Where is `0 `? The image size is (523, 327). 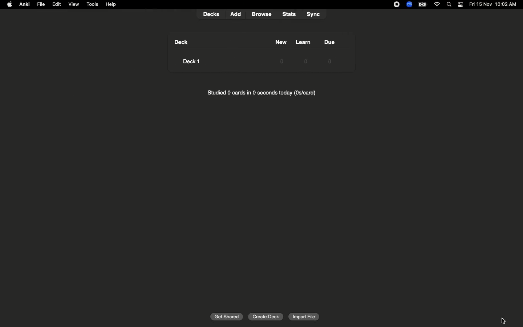 0  is located at coordinates (301, 61).